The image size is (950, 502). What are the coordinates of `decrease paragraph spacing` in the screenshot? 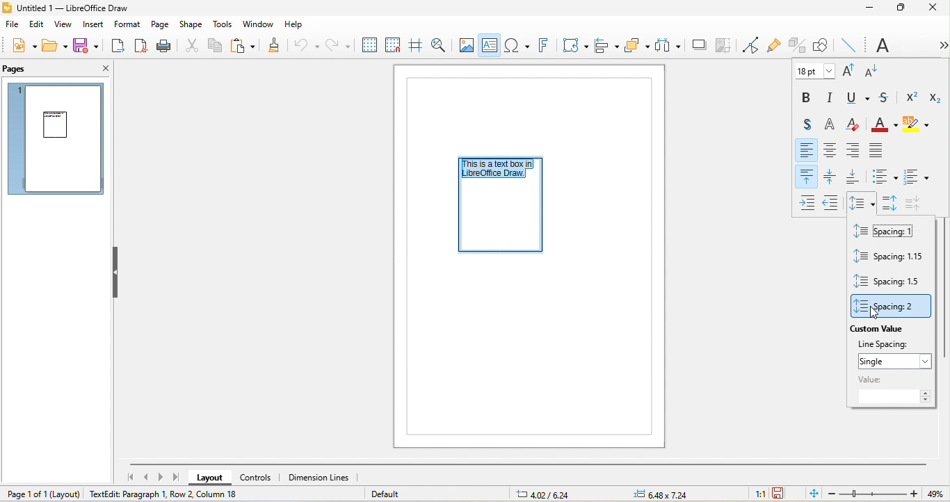 It's located at (915, 198).